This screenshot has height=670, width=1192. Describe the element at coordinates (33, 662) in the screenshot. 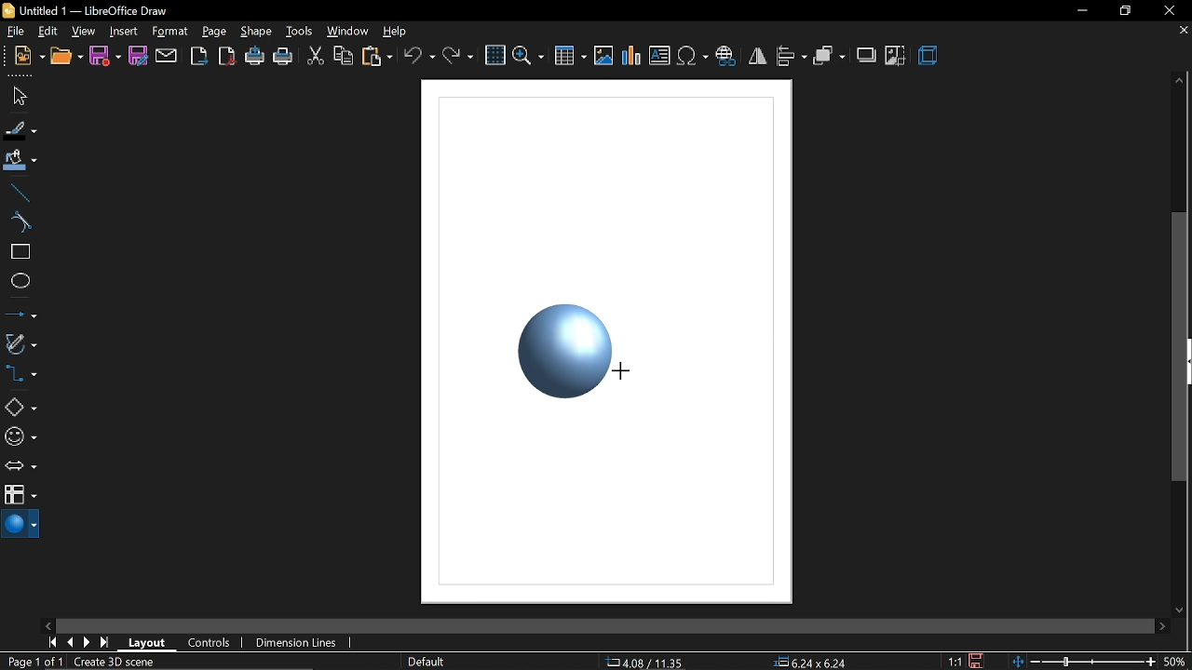

I see `Page 1 of 1` at that location.